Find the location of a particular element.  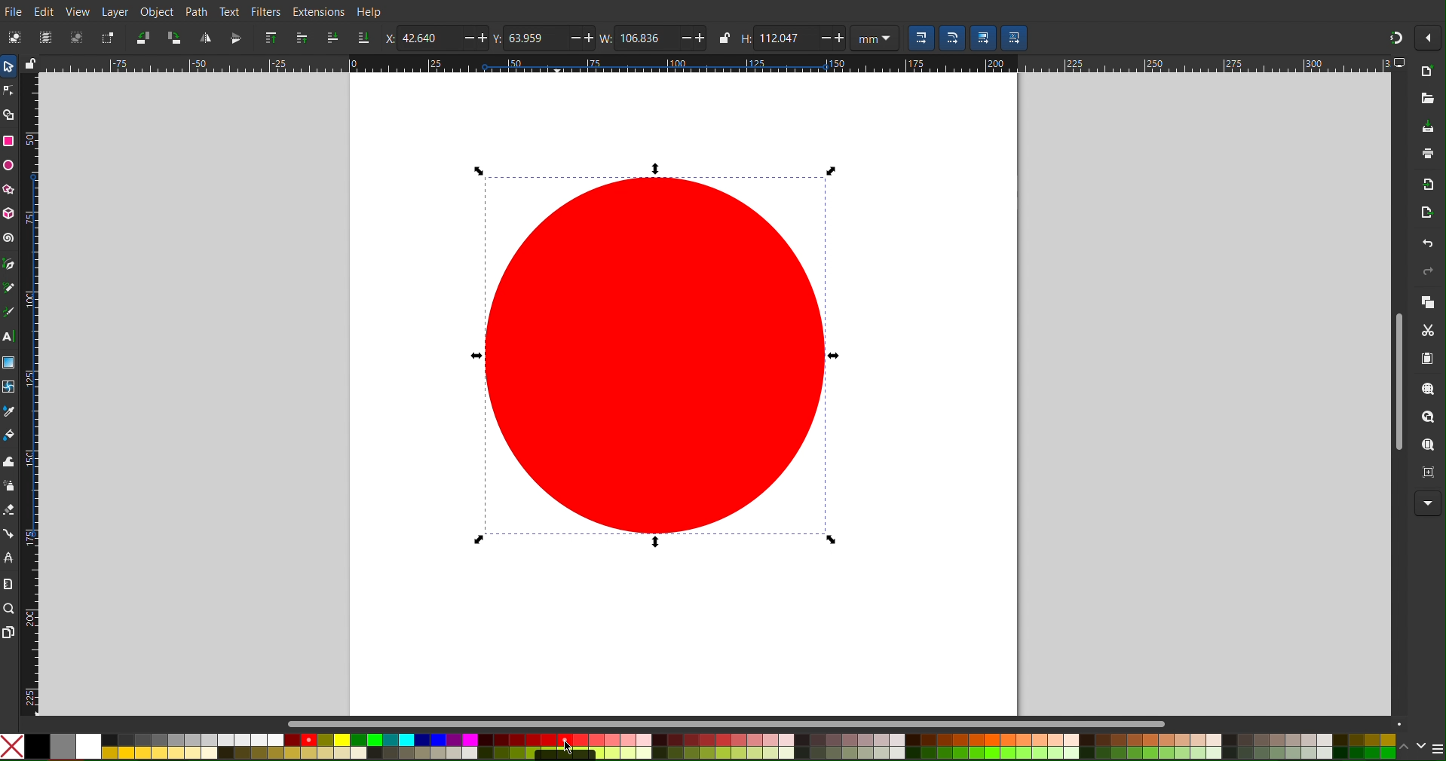

Scaling Option 4 is located at coordinates (1015, 38).